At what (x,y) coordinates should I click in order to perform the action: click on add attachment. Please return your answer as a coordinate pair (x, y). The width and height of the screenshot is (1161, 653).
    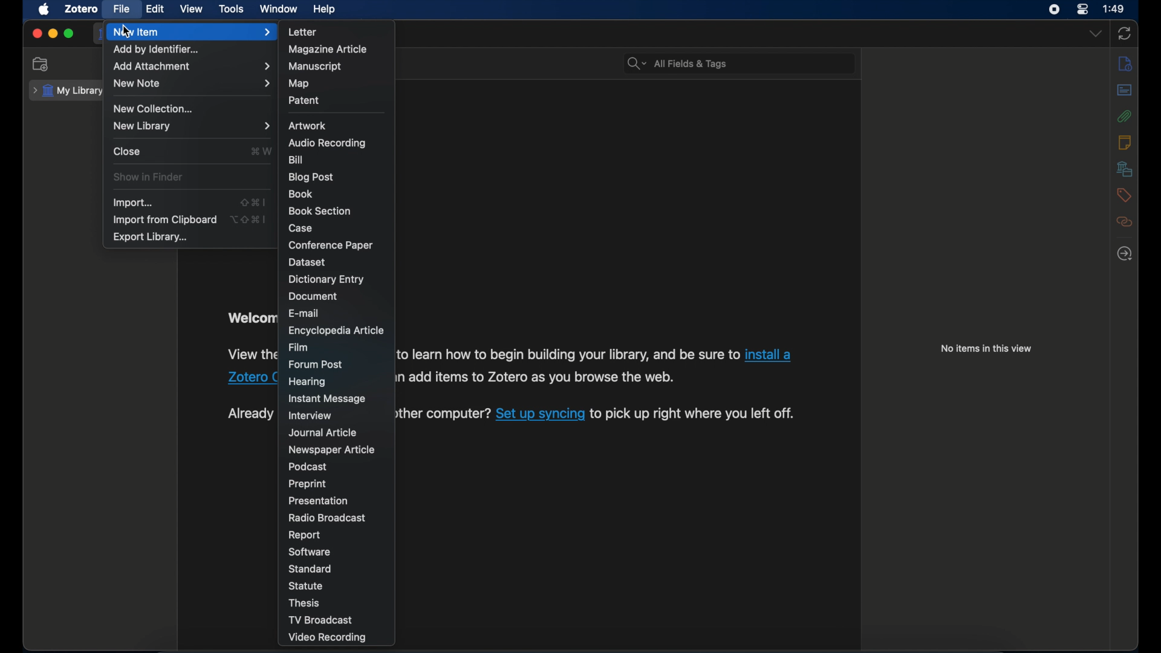
    Looking at the image, I should click on (191, 67).